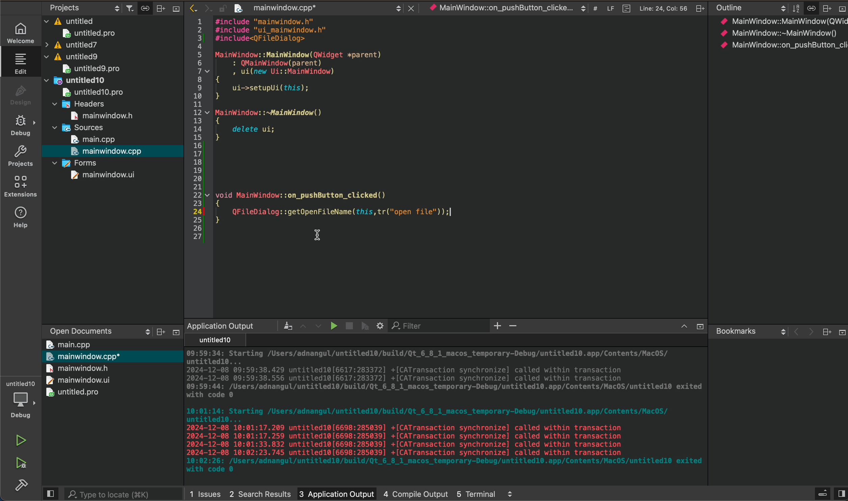 The width and height of the screenshot is (848, 501). What do you see at coordinates (336, 492) in the screenshot?
I see `3 Application Output` at bounding box center [336, 492].